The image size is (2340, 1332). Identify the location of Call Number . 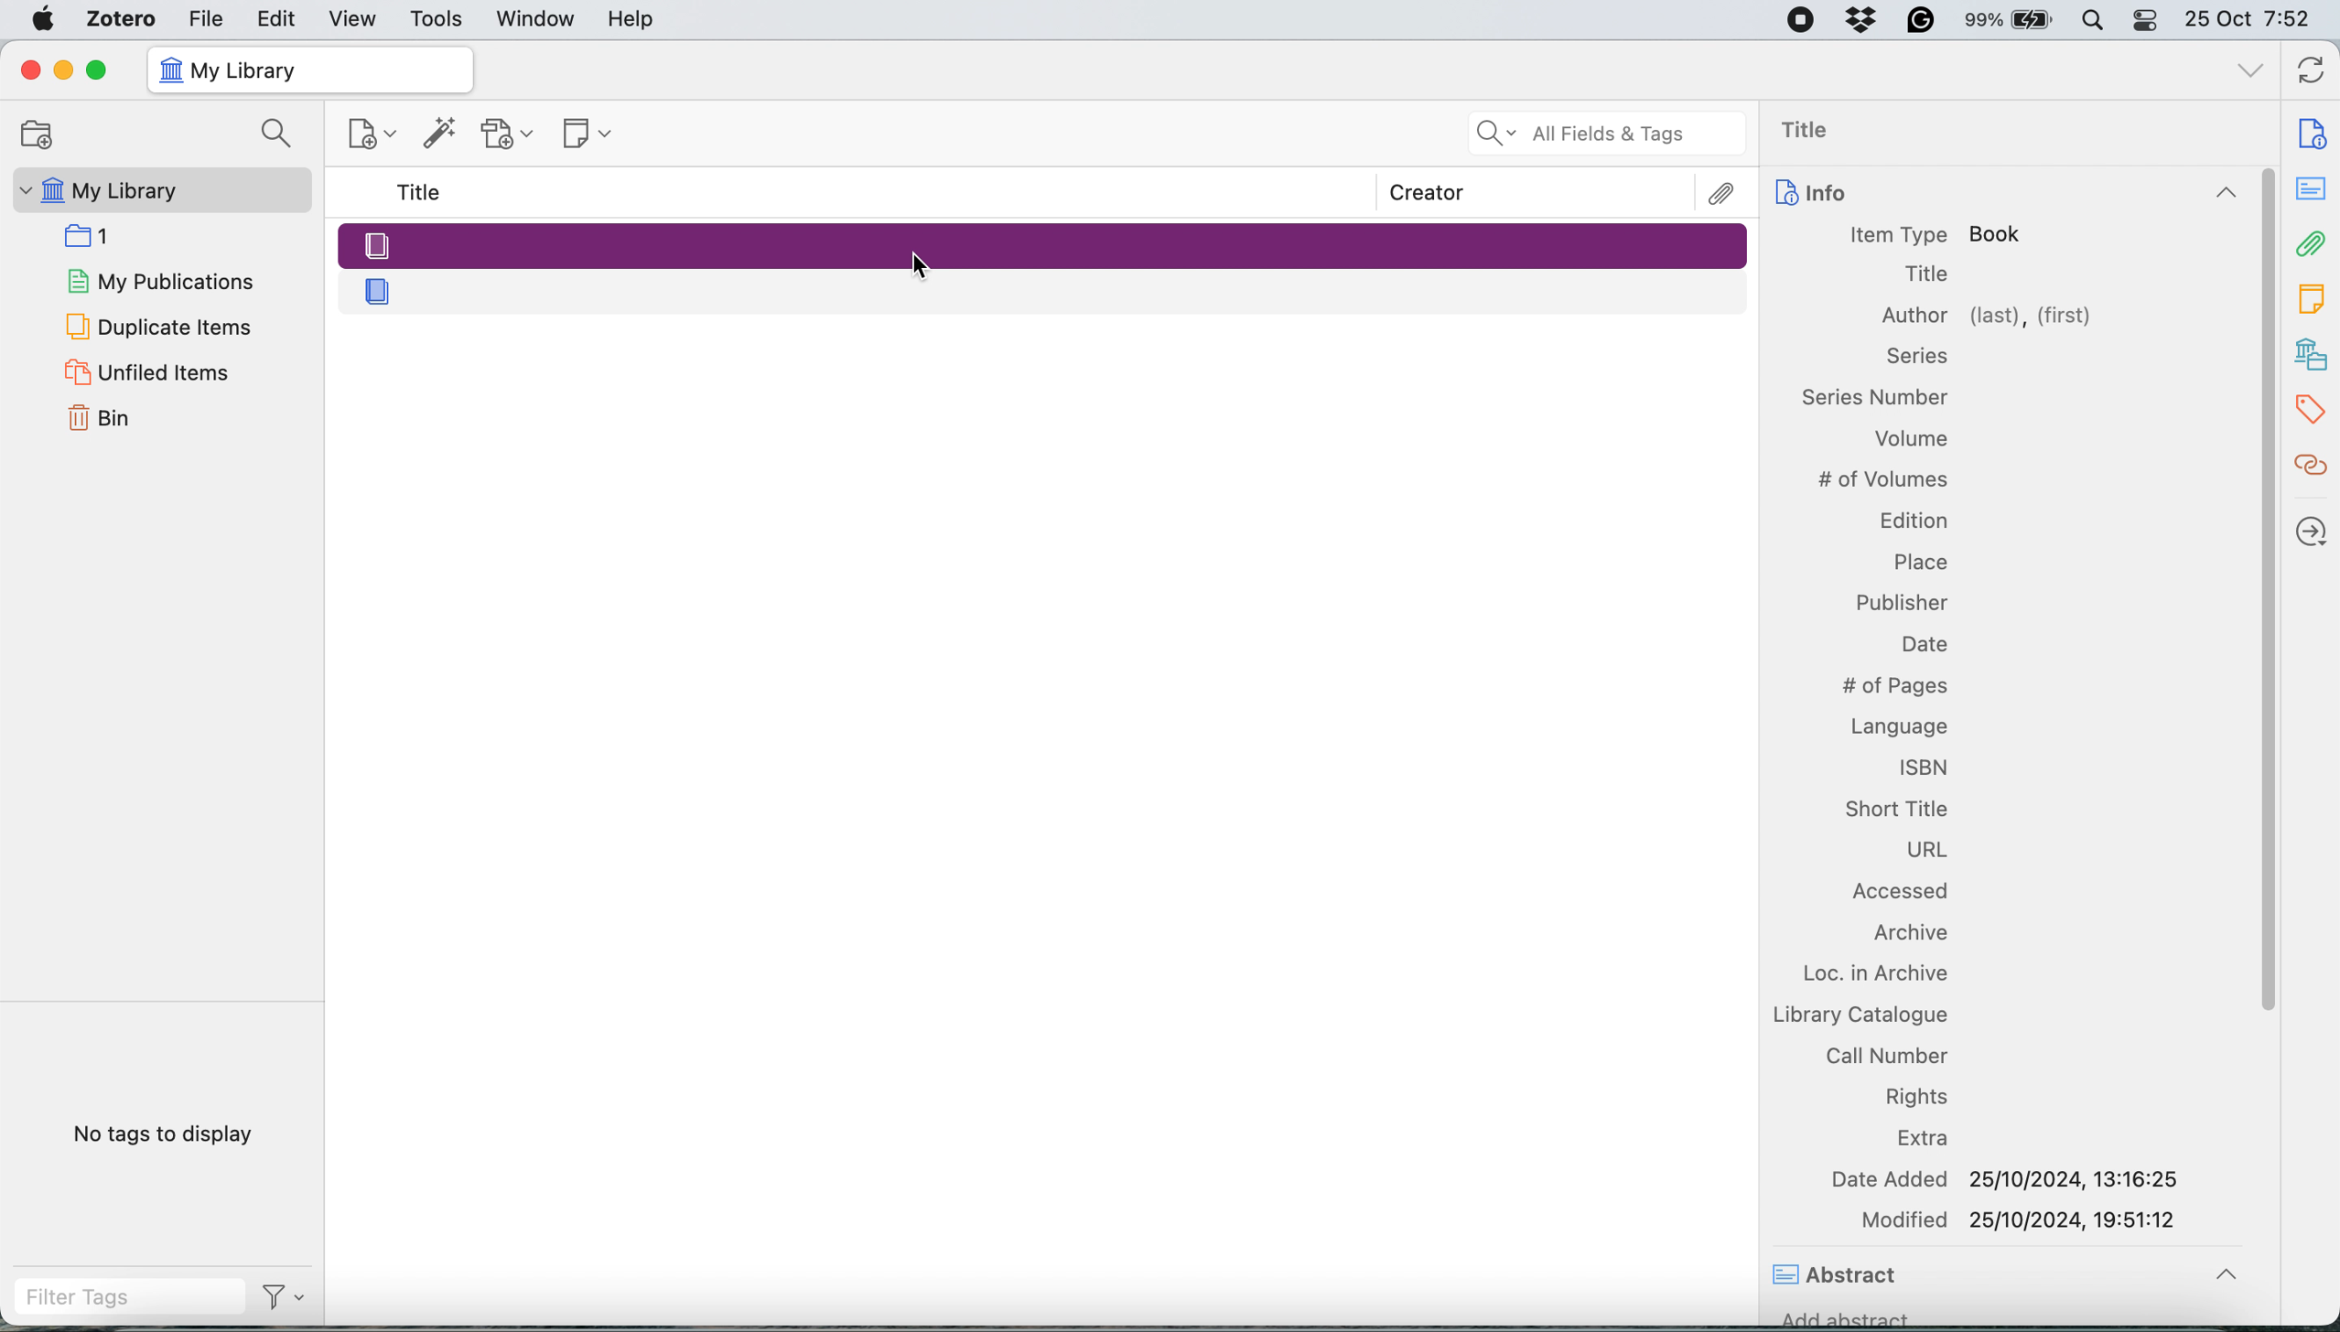
(1887, 1055).